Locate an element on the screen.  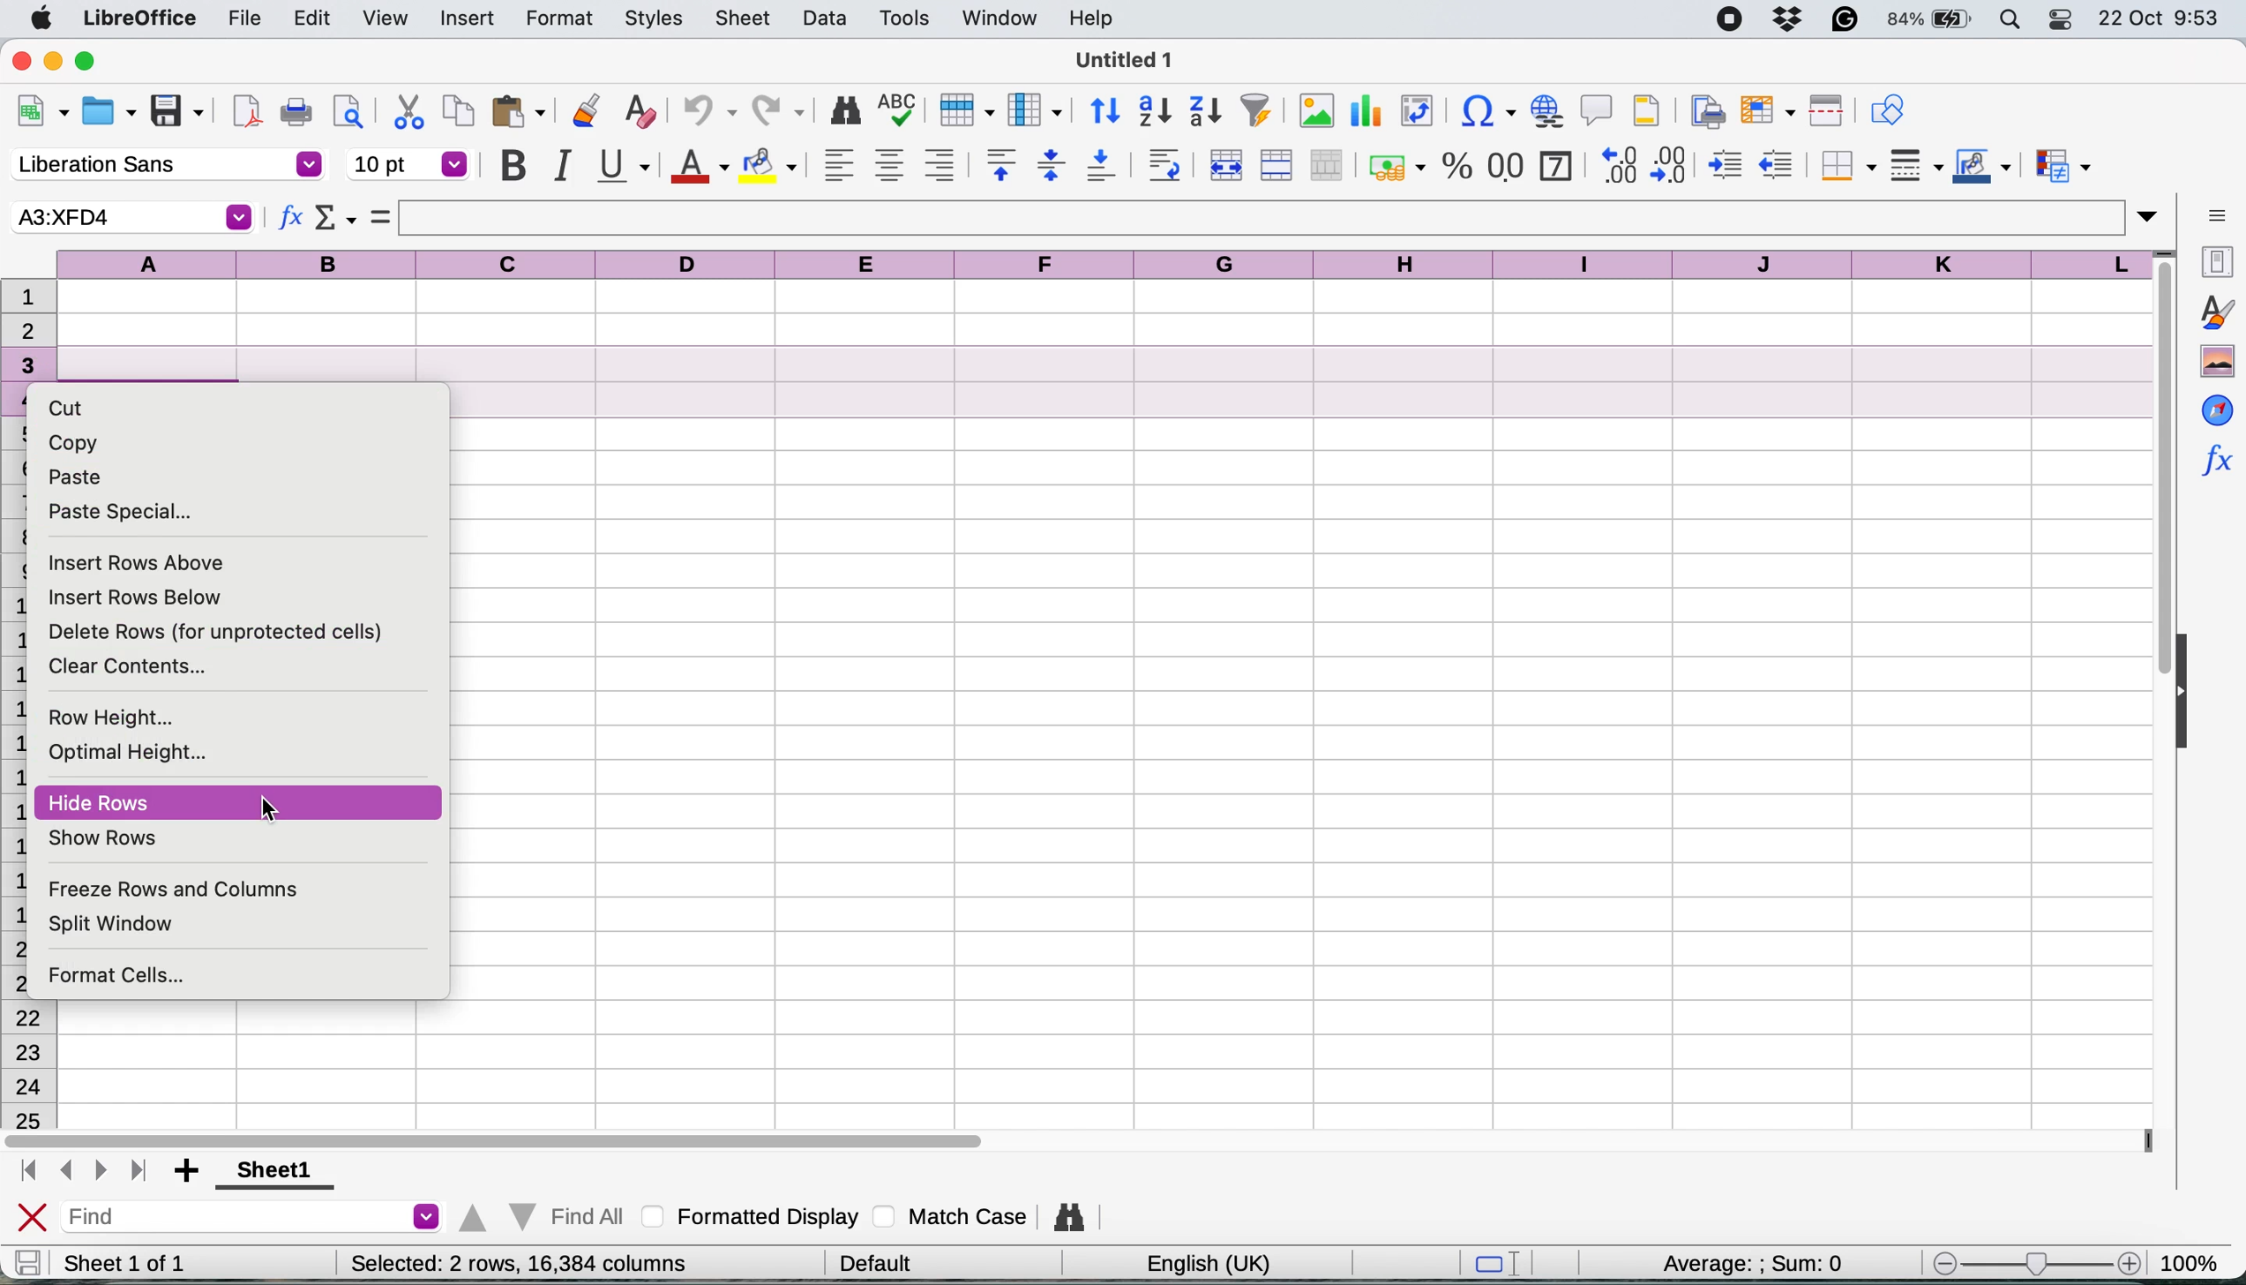
insert chart is located at coordinates (1364, 115).